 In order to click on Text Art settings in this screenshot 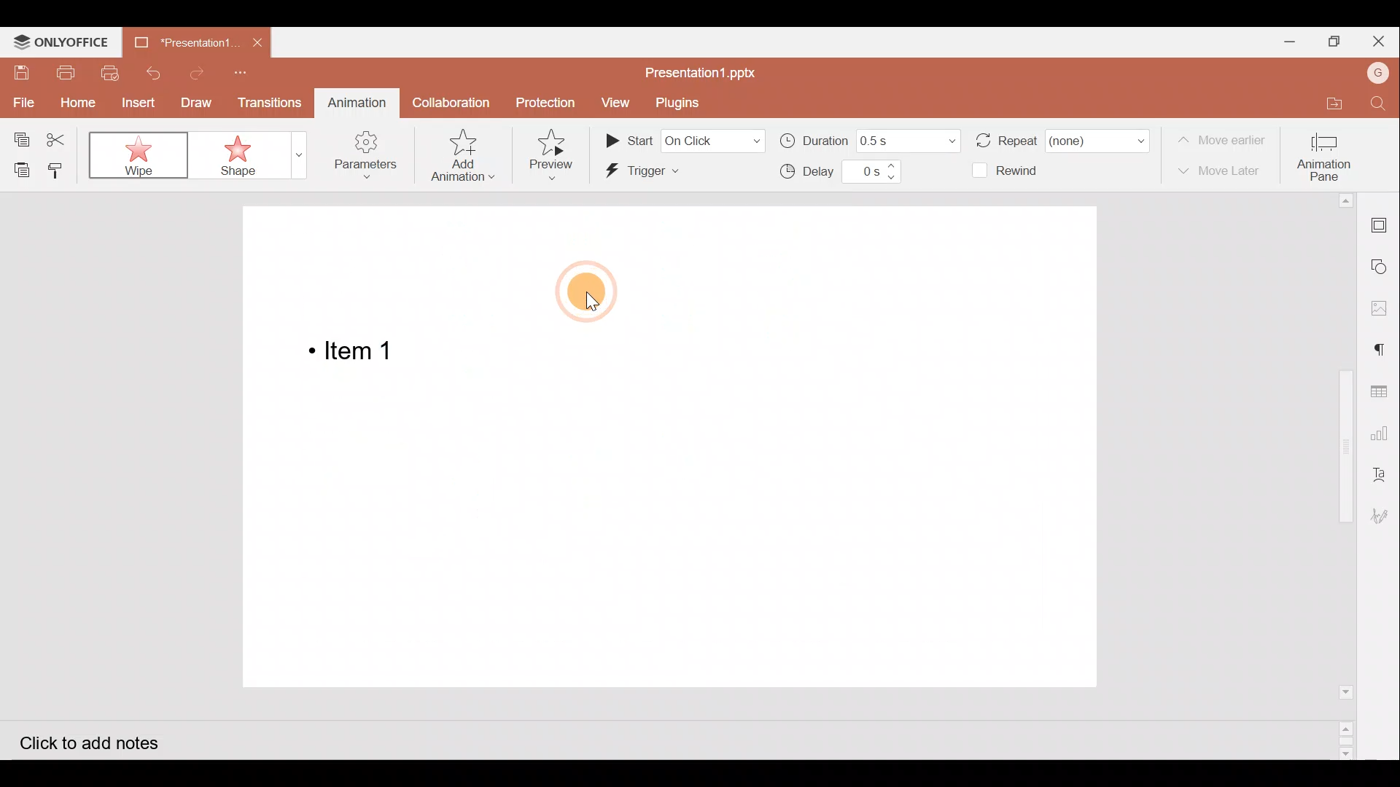, I will do `click(1385, 471)`.